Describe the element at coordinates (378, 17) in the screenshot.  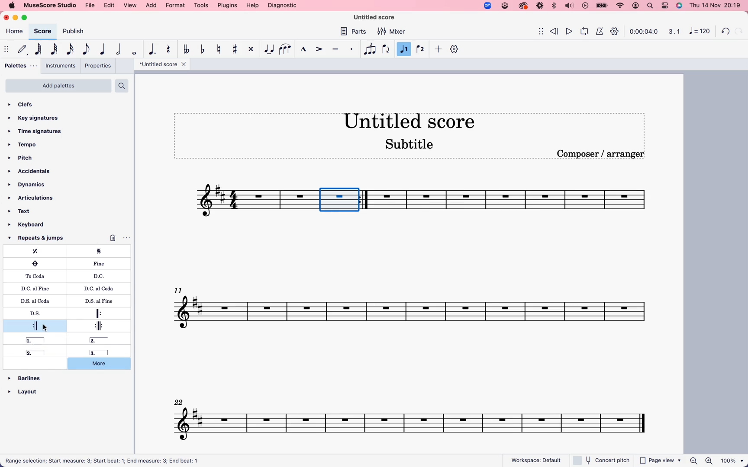
I see `score name` at that location.